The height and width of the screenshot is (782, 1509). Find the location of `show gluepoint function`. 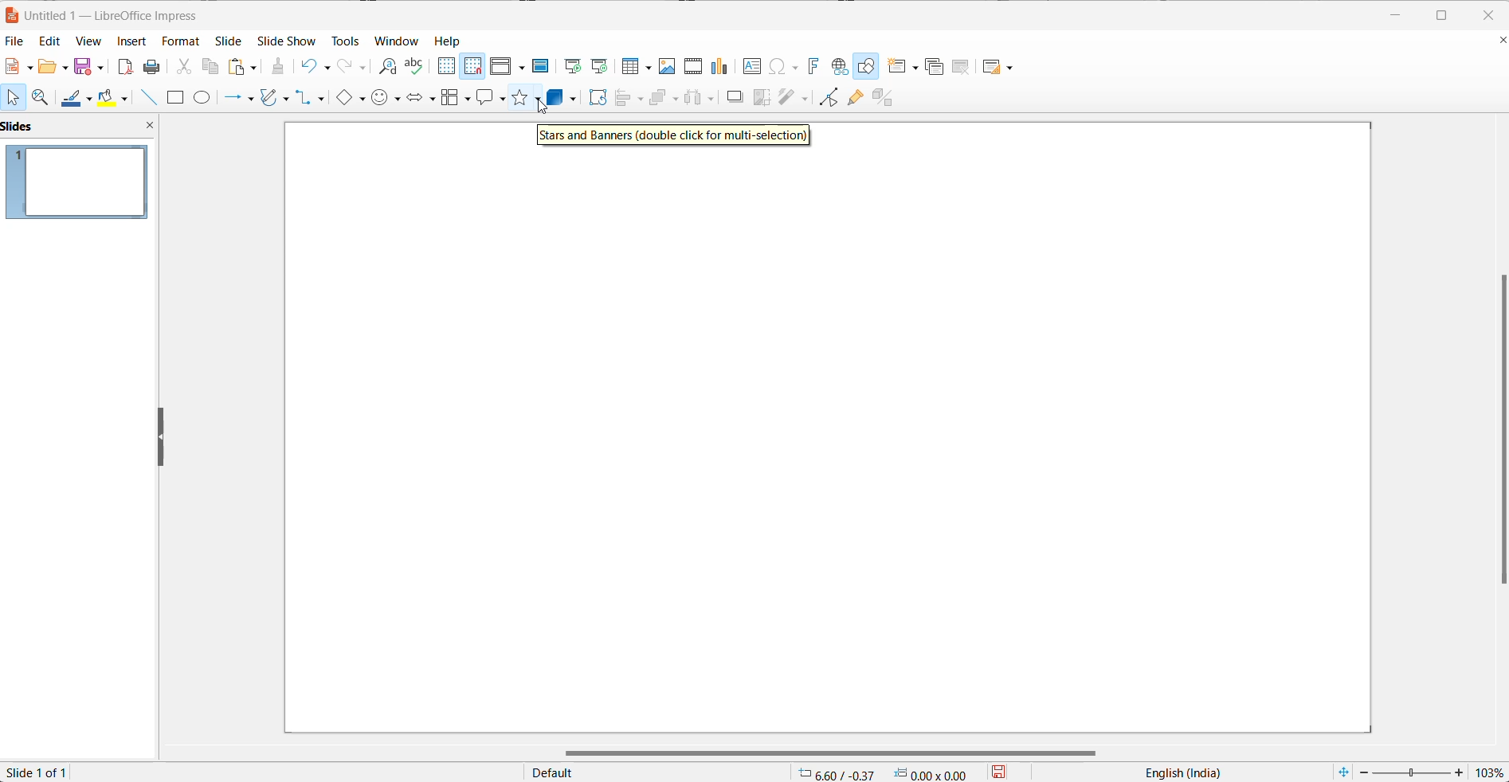

show gluepoint function is located at coordinates (855, 98).